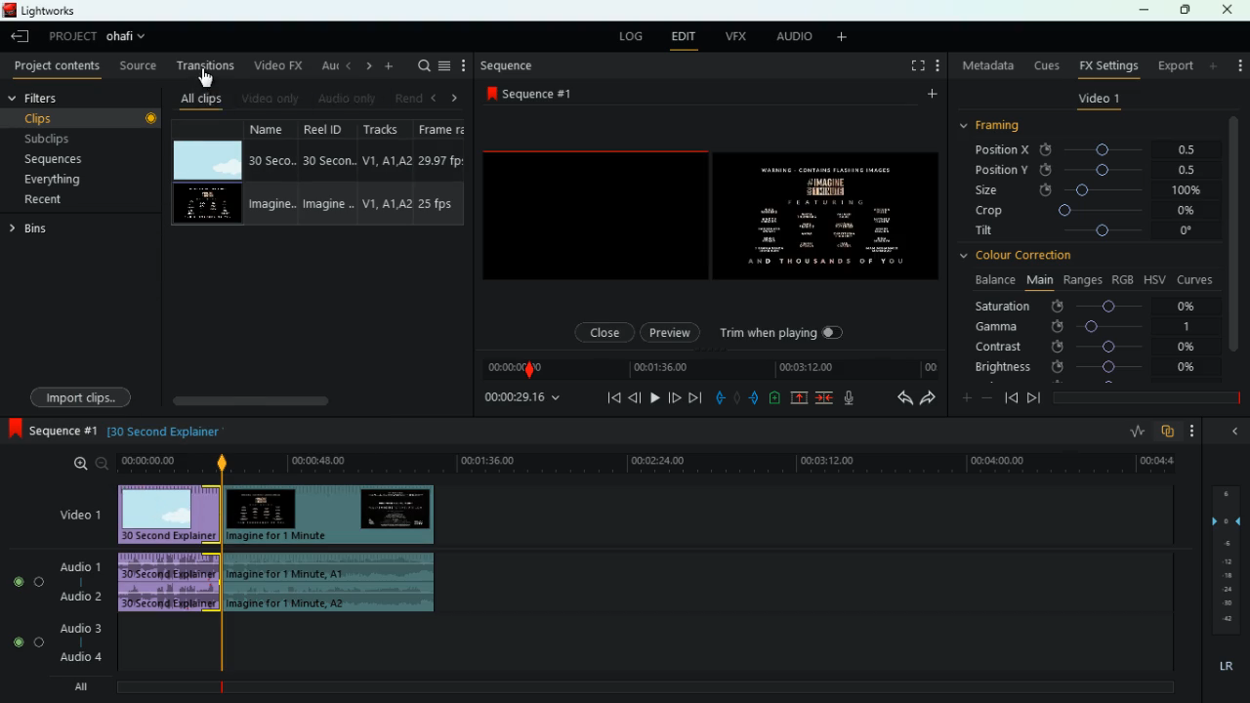  Describe the element at coordinates (272, 174) in the screenshot. I see `name` at that location.